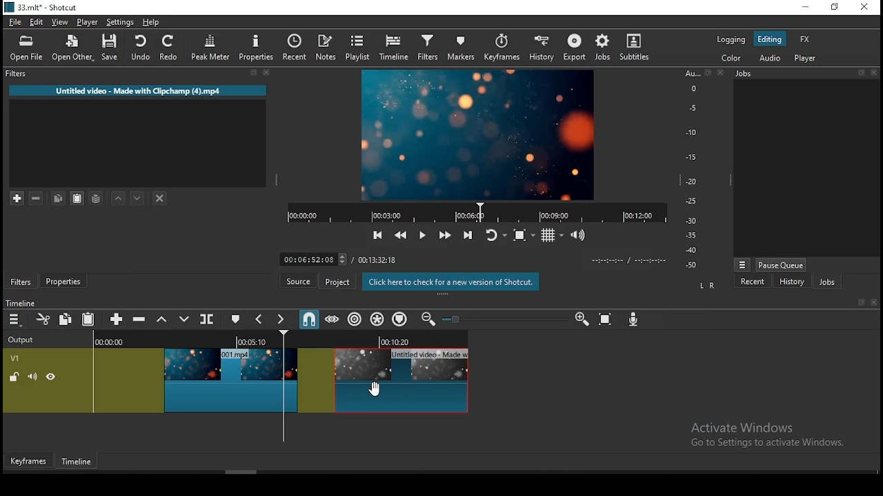 Image resolution: width=883 pixels, height=496 pixels. I want to click on play quickly forward, so click(442, 233).